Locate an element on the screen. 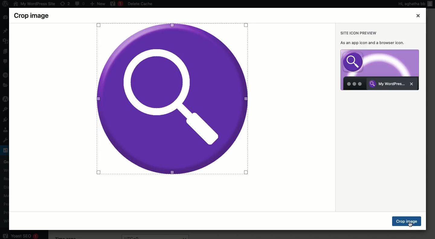  Close is located at coordinates (418, 16).